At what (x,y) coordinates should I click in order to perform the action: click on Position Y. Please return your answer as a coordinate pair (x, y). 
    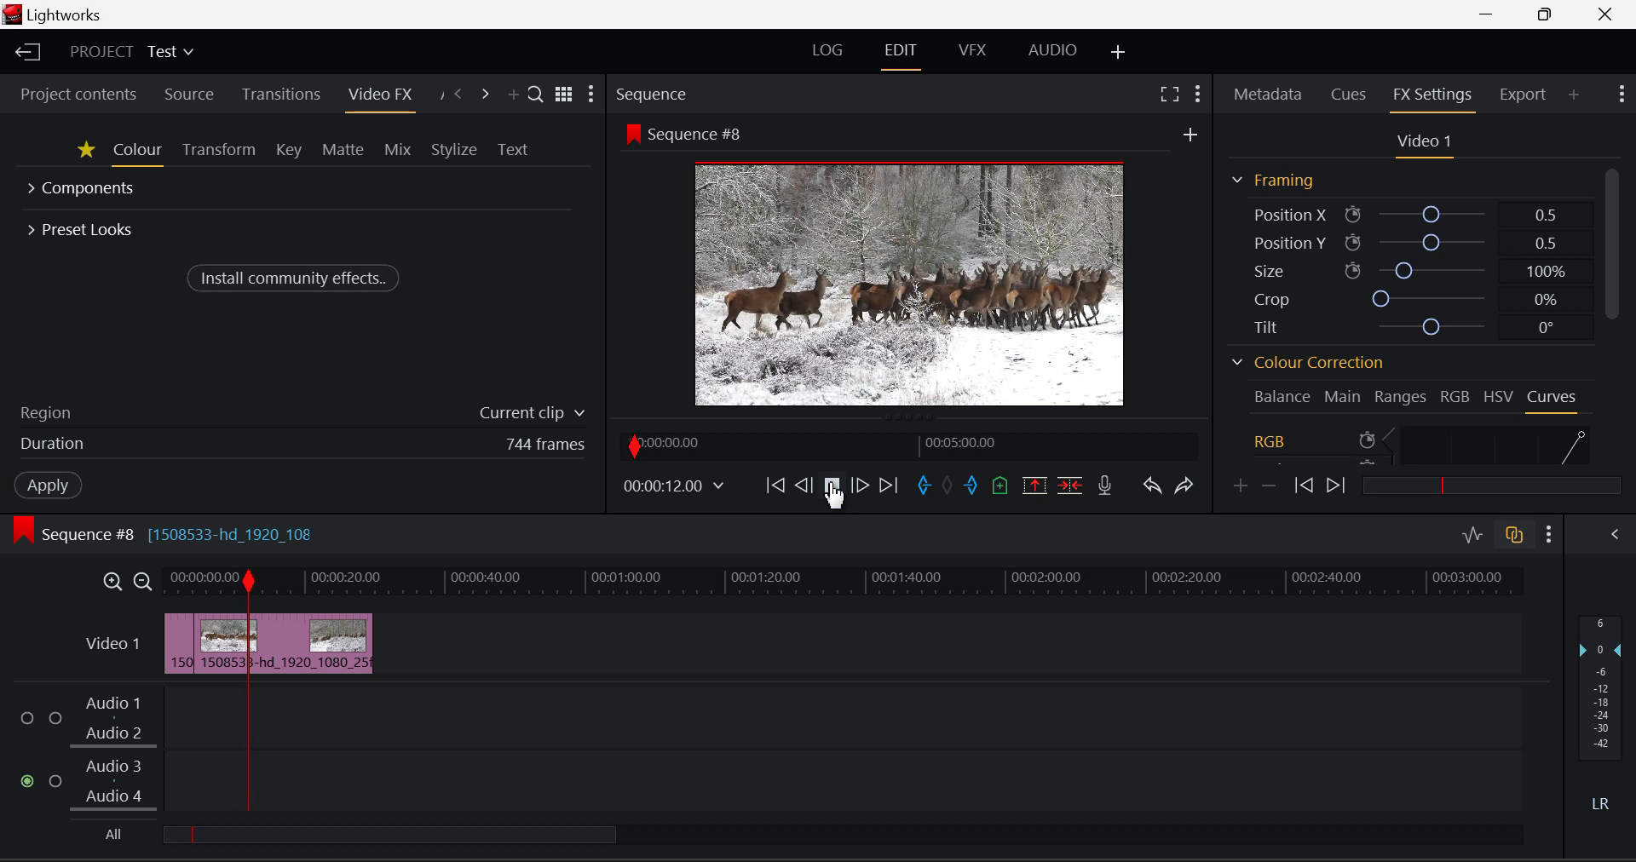
    Looking at the image, I should click on (1407, 241).